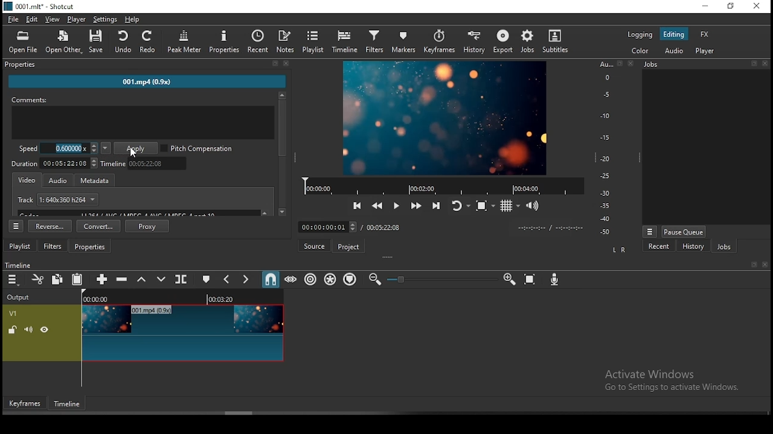 This screenshot has width=773, height=434. What do you see at coordinates (53, 19) in the screenshot?
I see `view` at bounding box center [53, 19].